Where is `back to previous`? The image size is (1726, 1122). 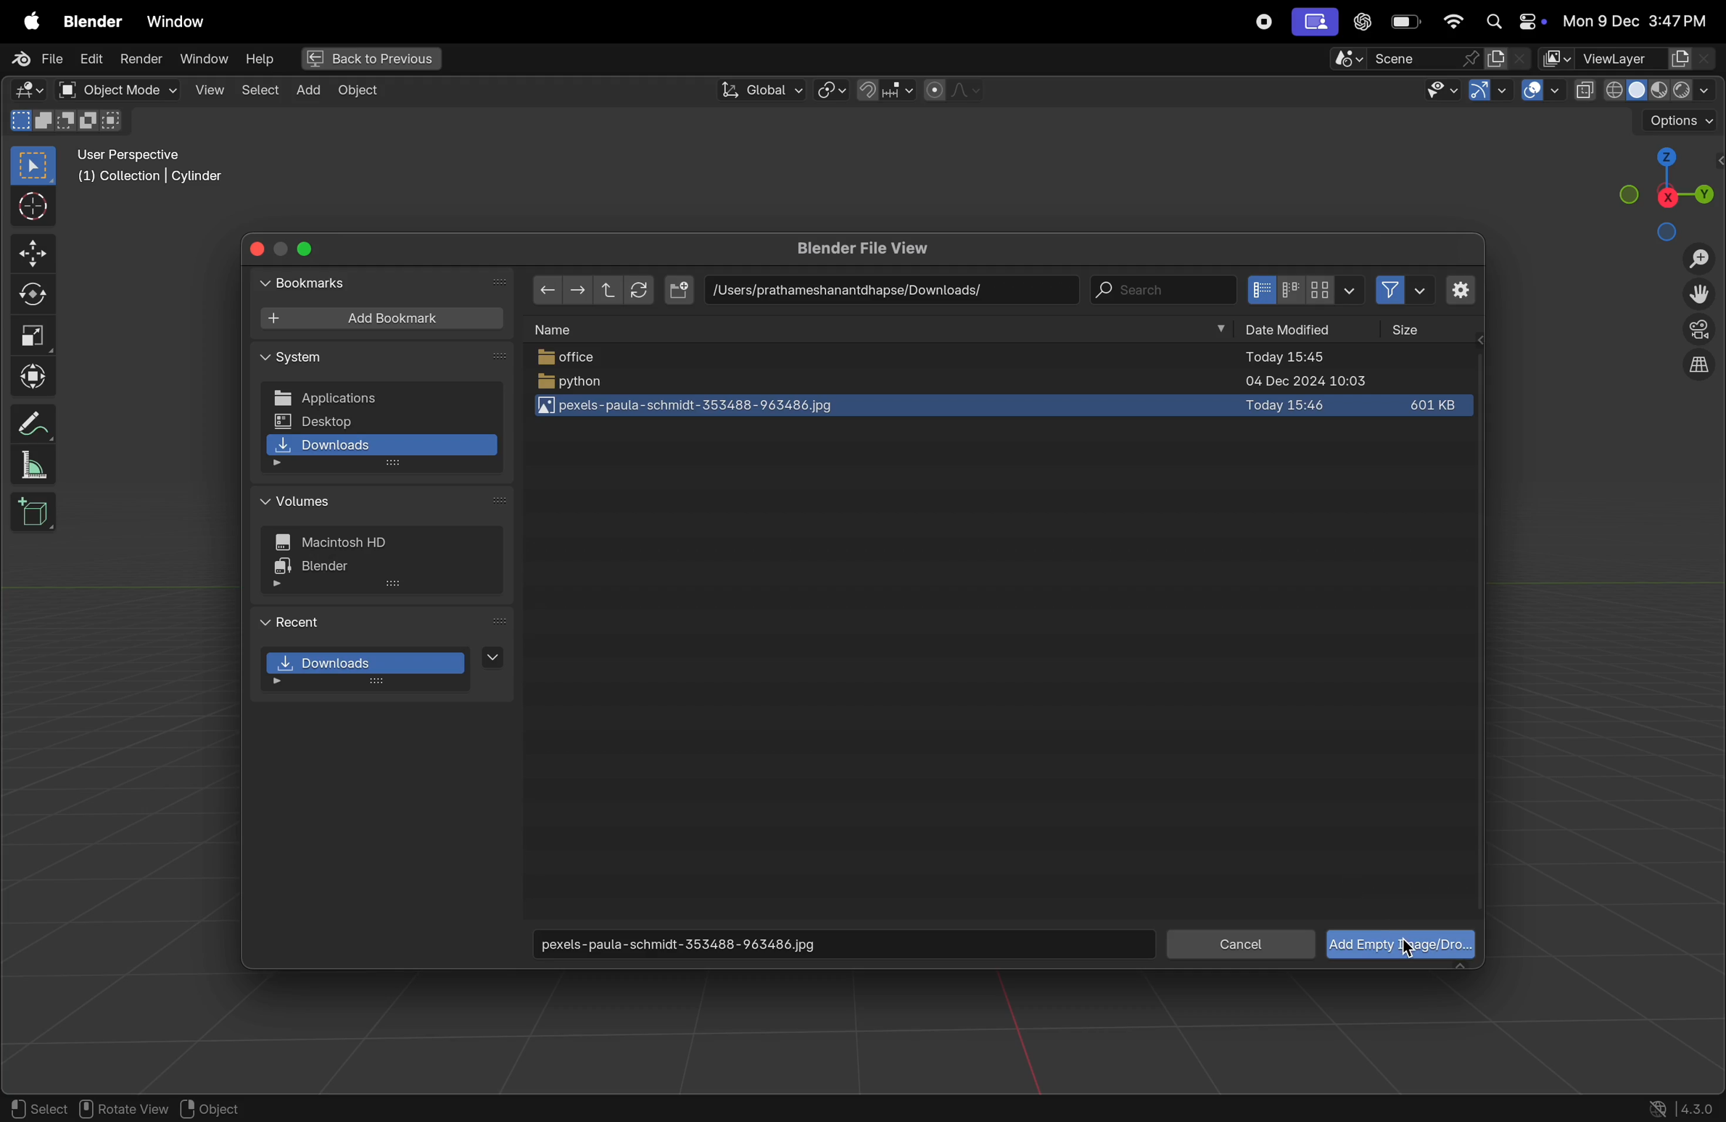 back to previous is located at coordinates (368, 56).